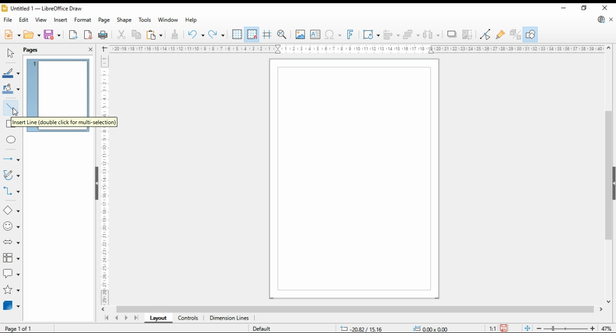  What do you see at coordinates (429, 329) in the screenshot?
I see `` at bounding box center [429, 329].